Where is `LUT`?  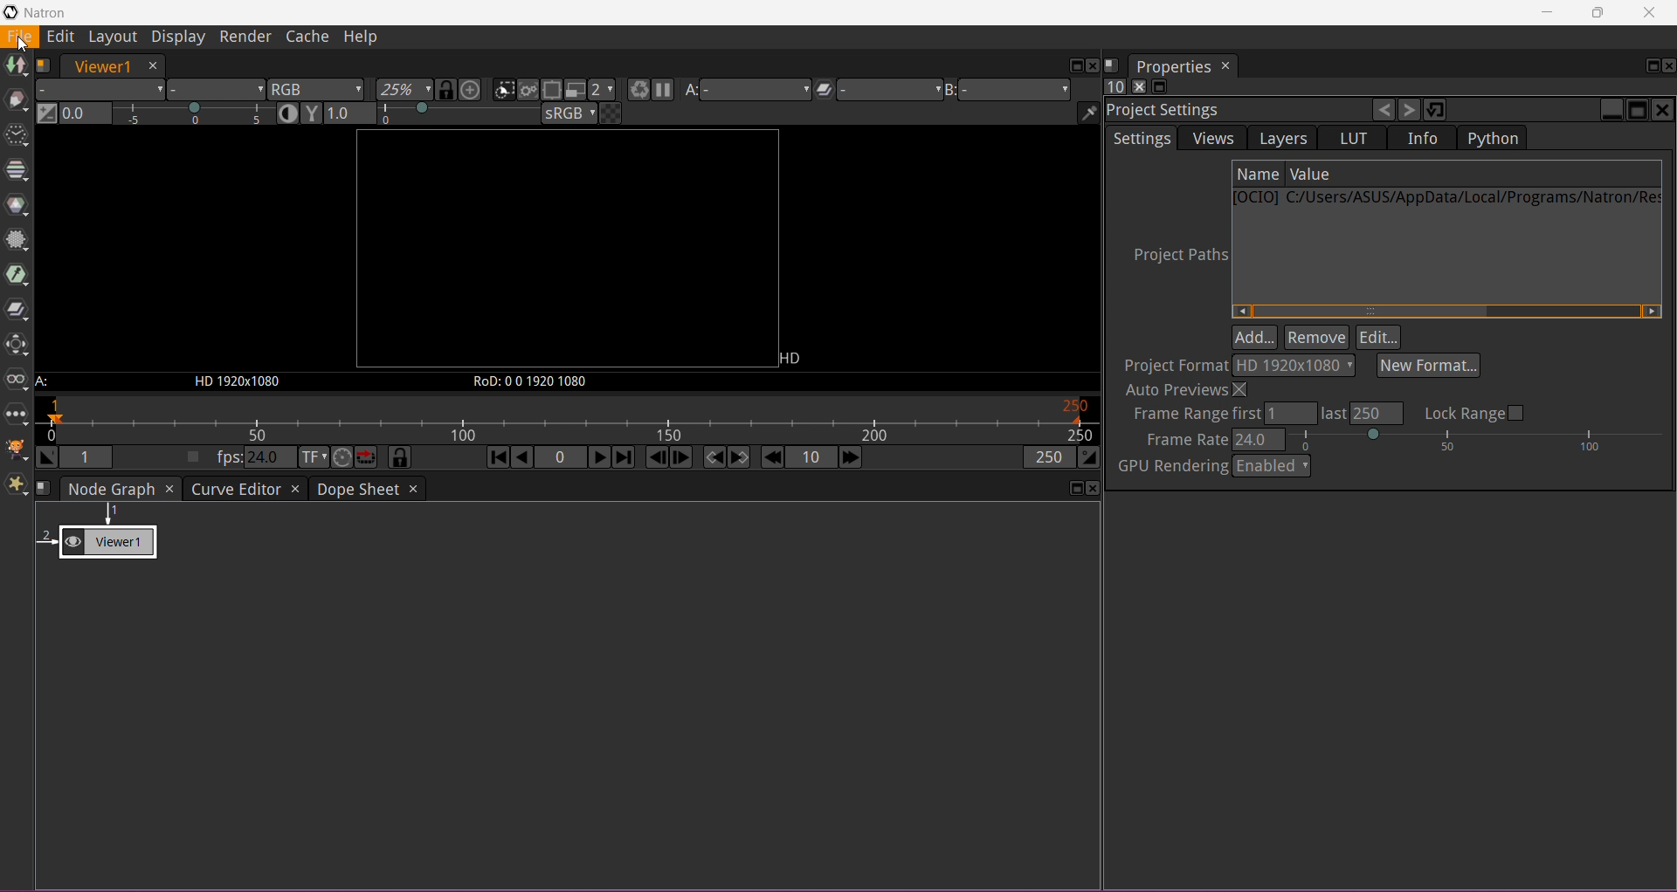 LUT is located at coordinates (1355, 138).